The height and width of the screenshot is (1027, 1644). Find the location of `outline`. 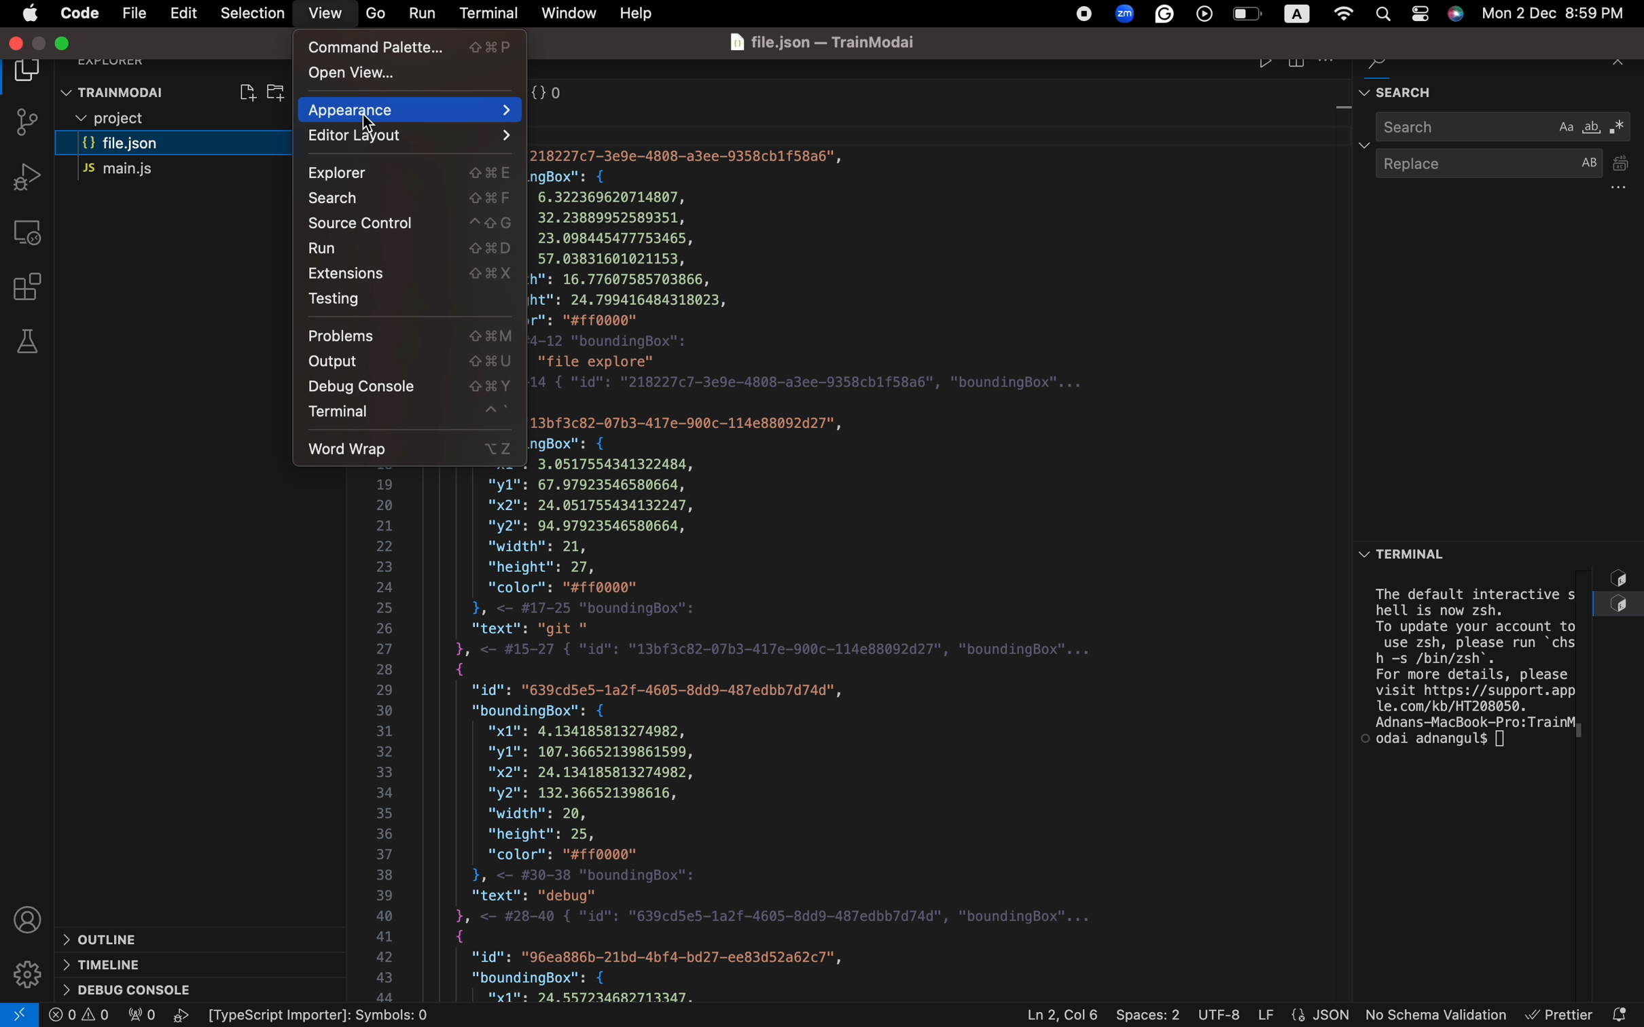

outline is located at coordinates (168, 937).